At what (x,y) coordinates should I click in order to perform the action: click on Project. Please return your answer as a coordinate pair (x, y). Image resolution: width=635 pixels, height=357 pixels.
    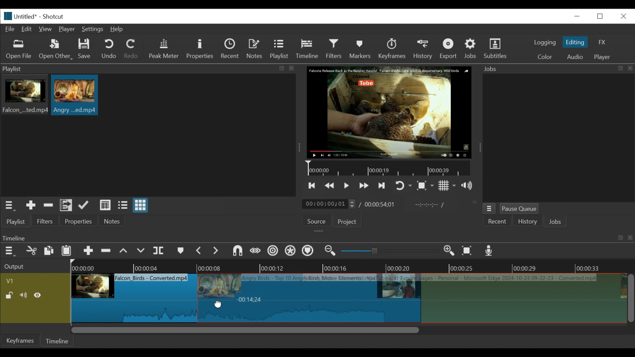
    Looking at the image, I should click on (346, 222).